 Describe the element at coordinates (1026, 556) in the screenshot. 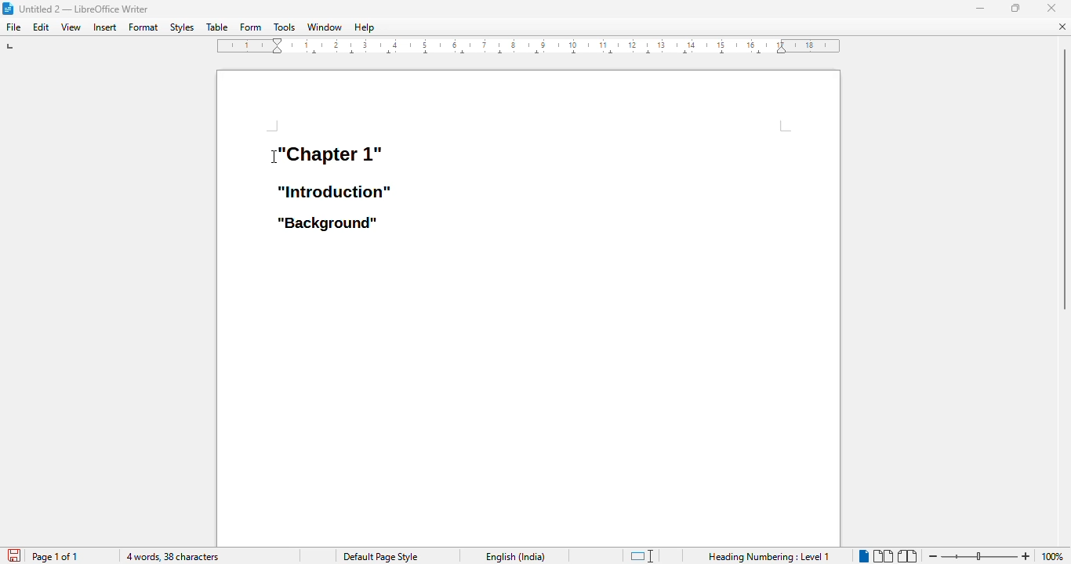

I see `zoom in` at that location.